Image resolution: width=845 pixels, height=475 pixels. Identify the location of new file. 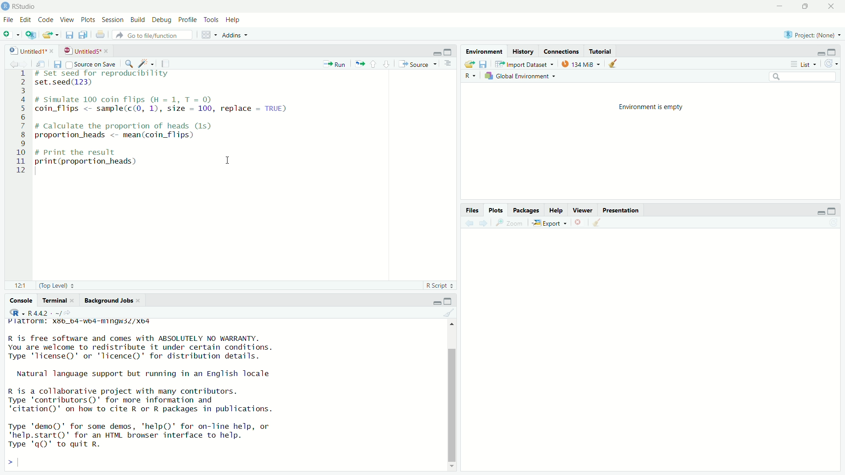
(11, 34).